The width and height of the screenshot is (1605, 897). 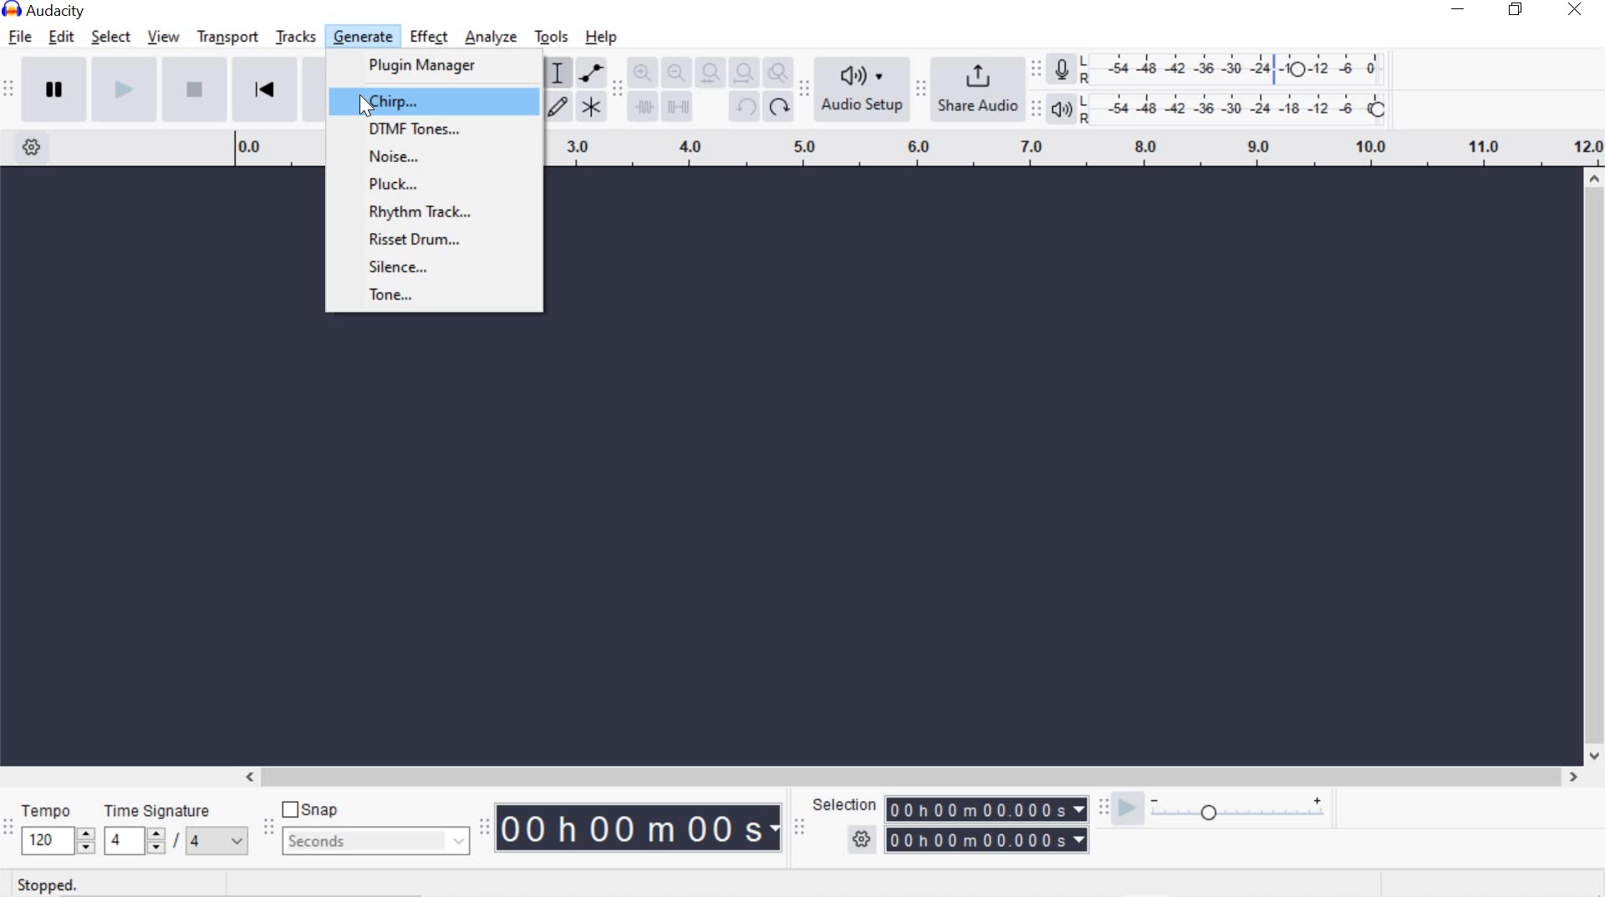 I want to click on risset drum, so click(x=441, y=244).